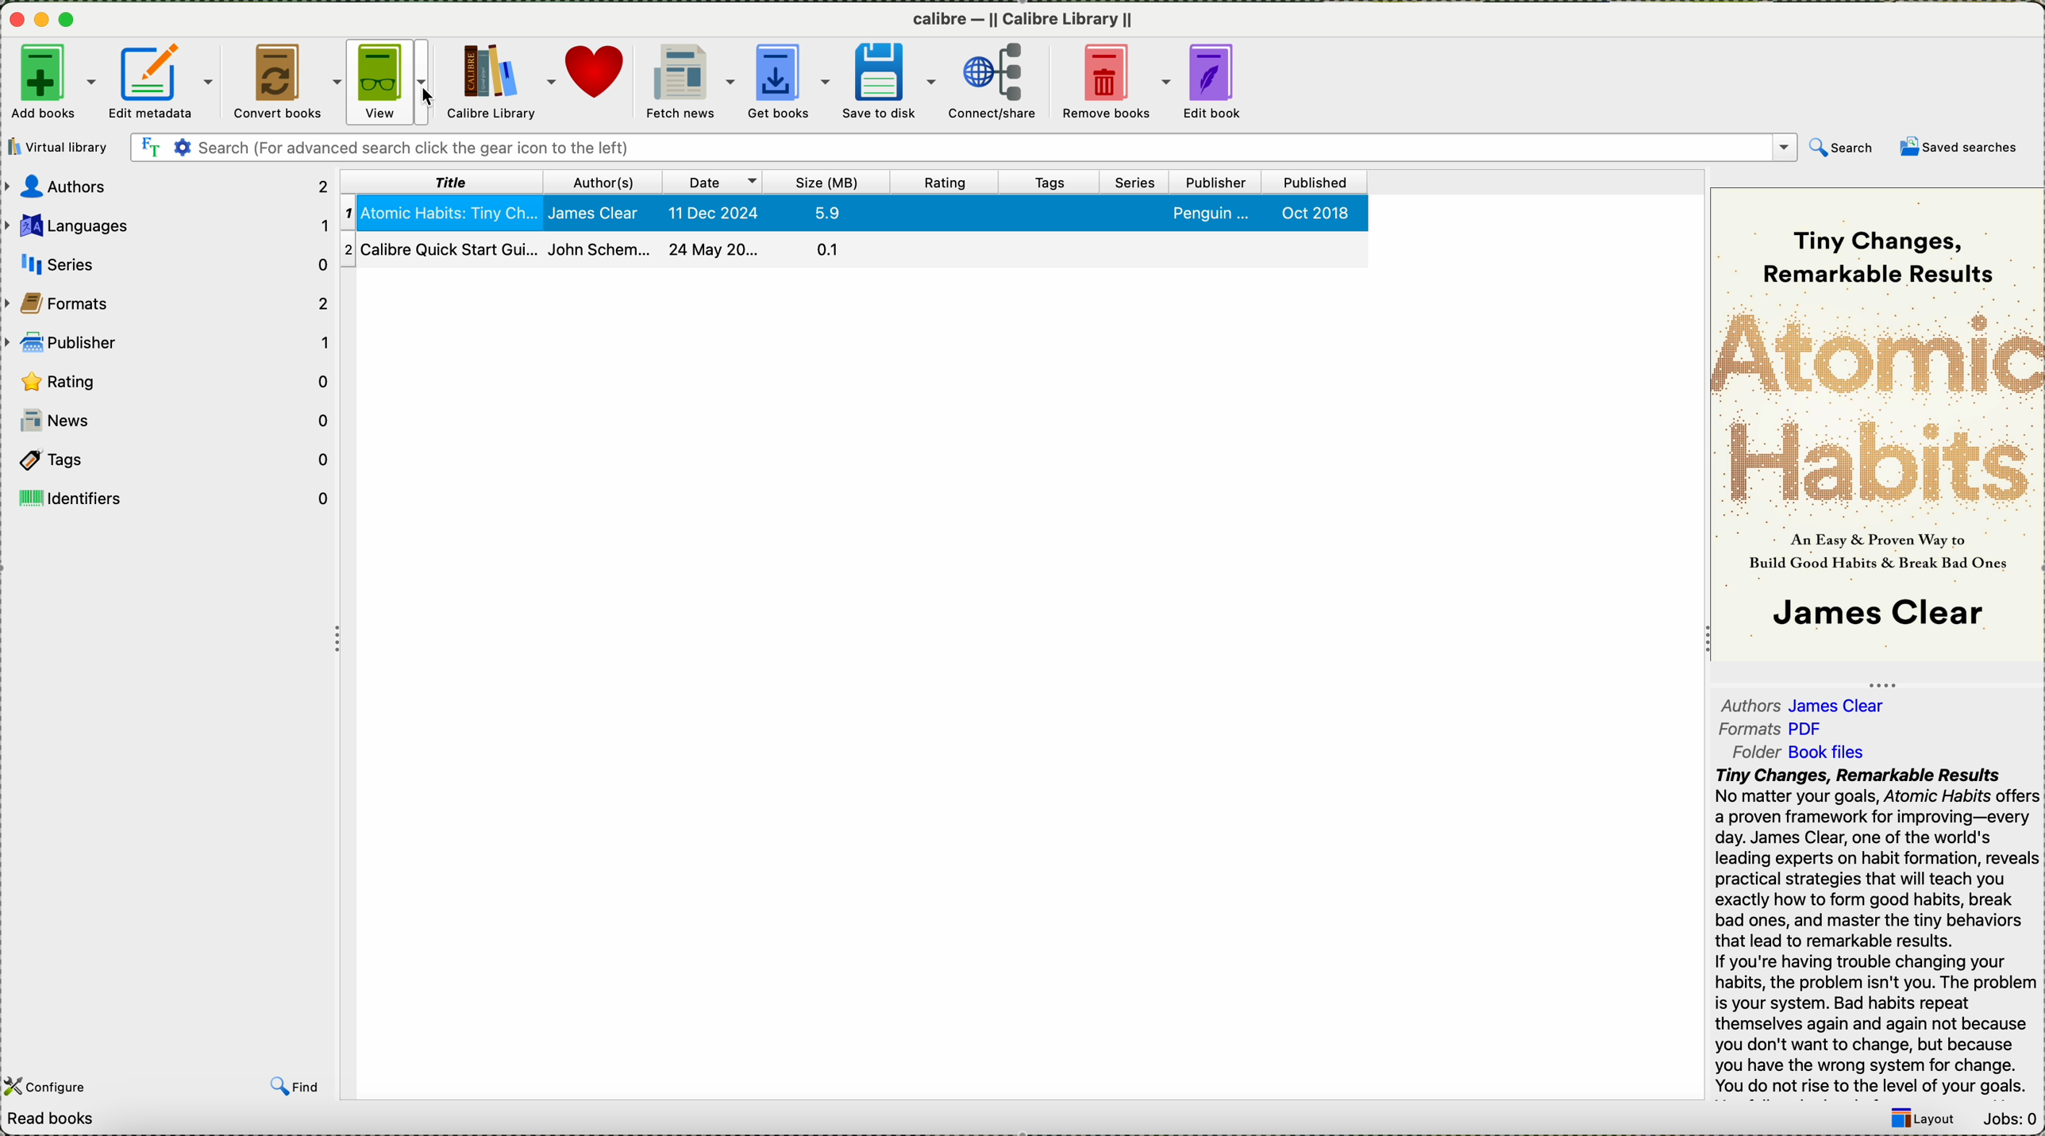 This screenshot has width=2045, height=1136. Describe the element at coordinates (687, 81) in the screenshot. I see `fetch news` at that location.